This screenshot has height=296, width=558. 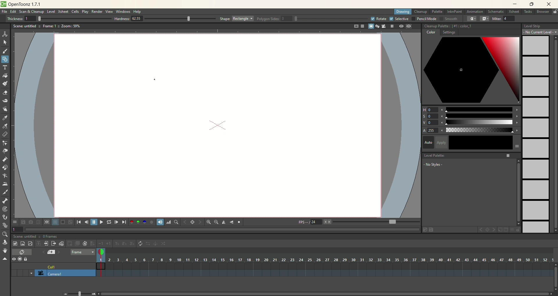 I want to click on first frame, so click(x=78, y=222).